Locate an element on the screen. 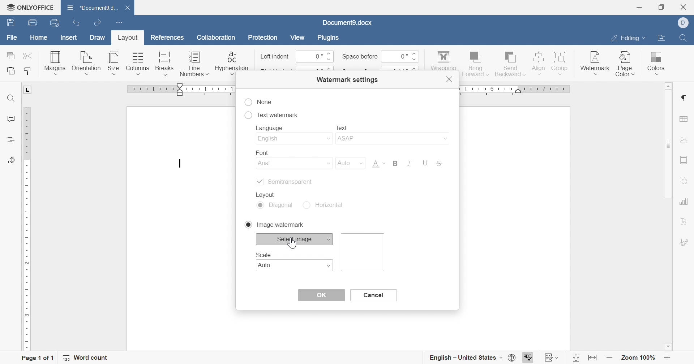 The height and width of the screenshot is (364, 694). columns is located at coordinates (138, 64).